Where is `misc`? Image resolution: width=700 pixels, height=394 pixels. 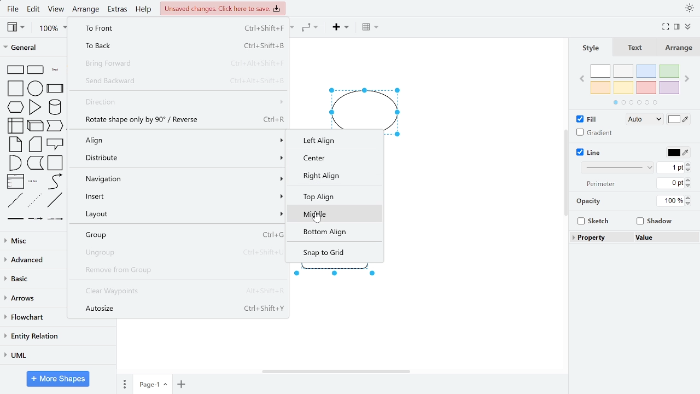 misc is located at coordinates (32, 241).